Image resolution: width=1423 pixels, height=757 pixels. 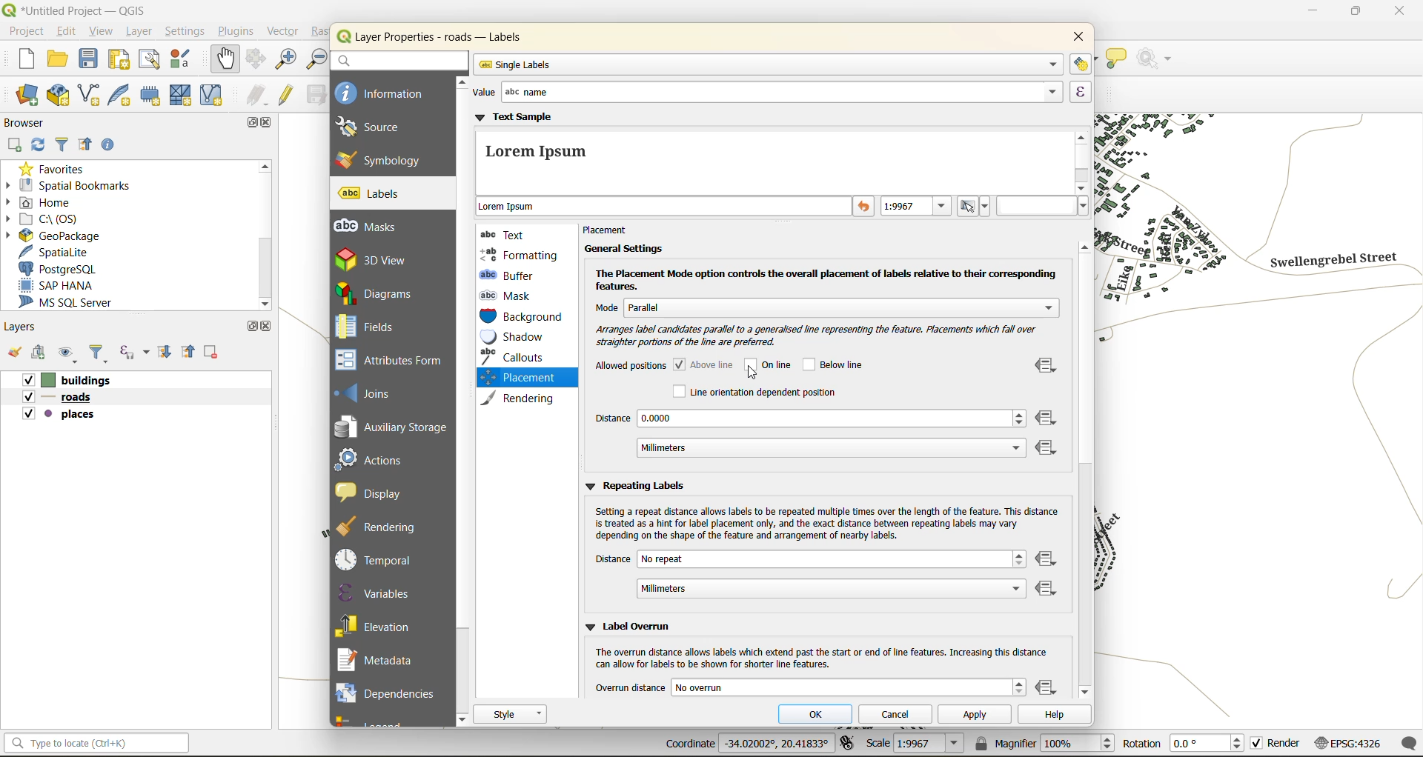 What do you see at coordinates (57, 286) in the screenshot?
I see `sap hana` at bounding box center [57, 286].